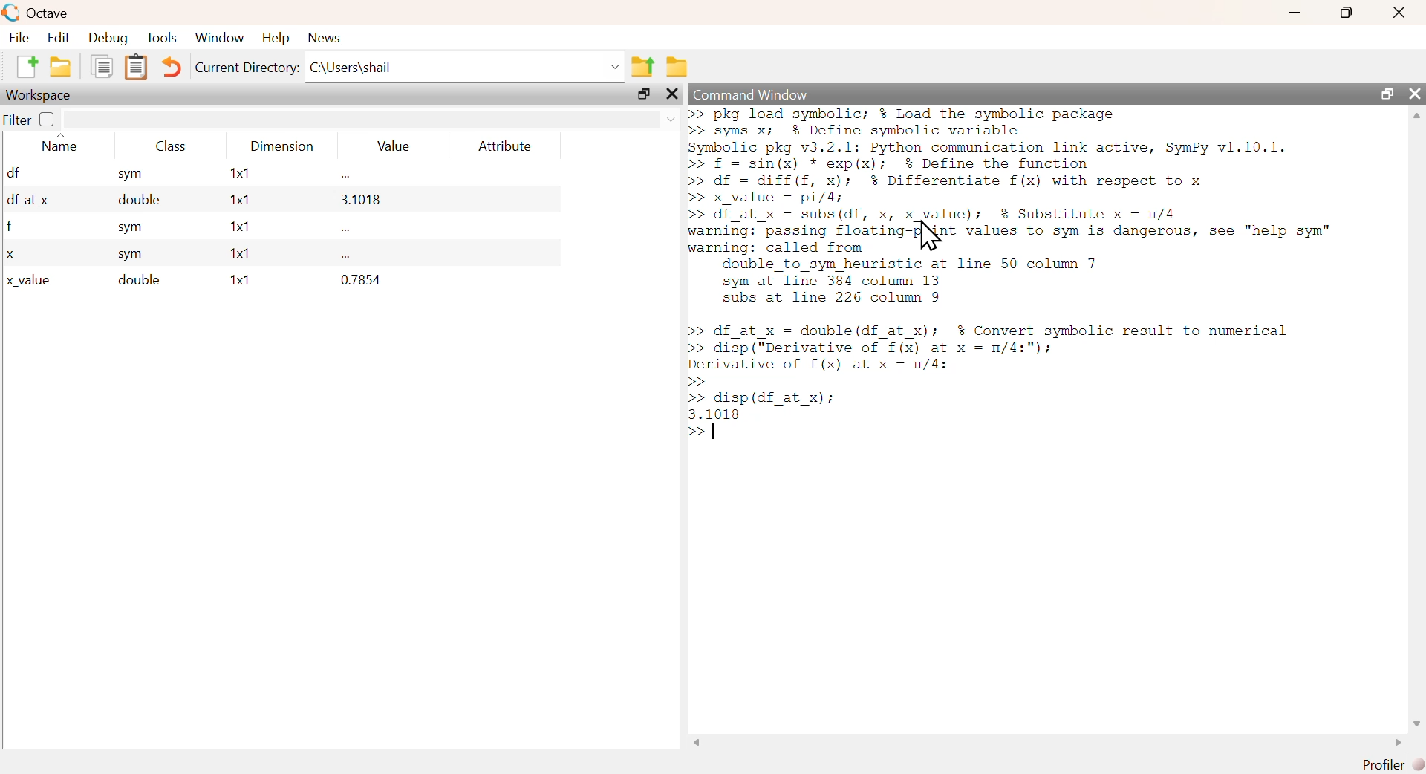 This screenshot has width=1426, height=774. What do you see at coordinates (677, 68) in the screenshot?
I see `Browse directories` at bounding box center [677, 68].